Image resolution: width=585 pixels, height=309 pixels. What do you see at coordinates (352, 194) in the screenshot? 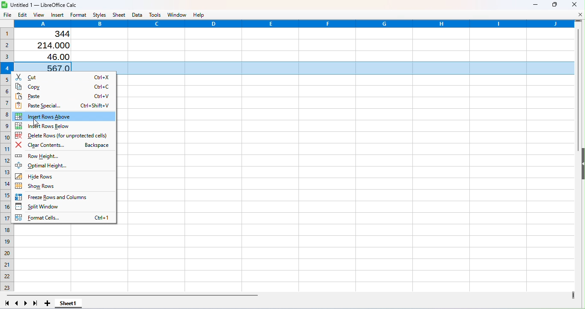
I see `Cells` at bounding box center [352, 194].